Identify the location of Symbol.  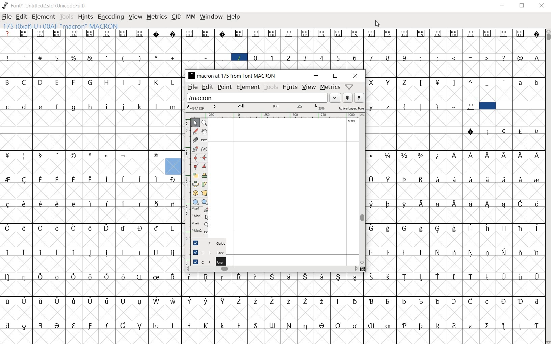
(455, 277).